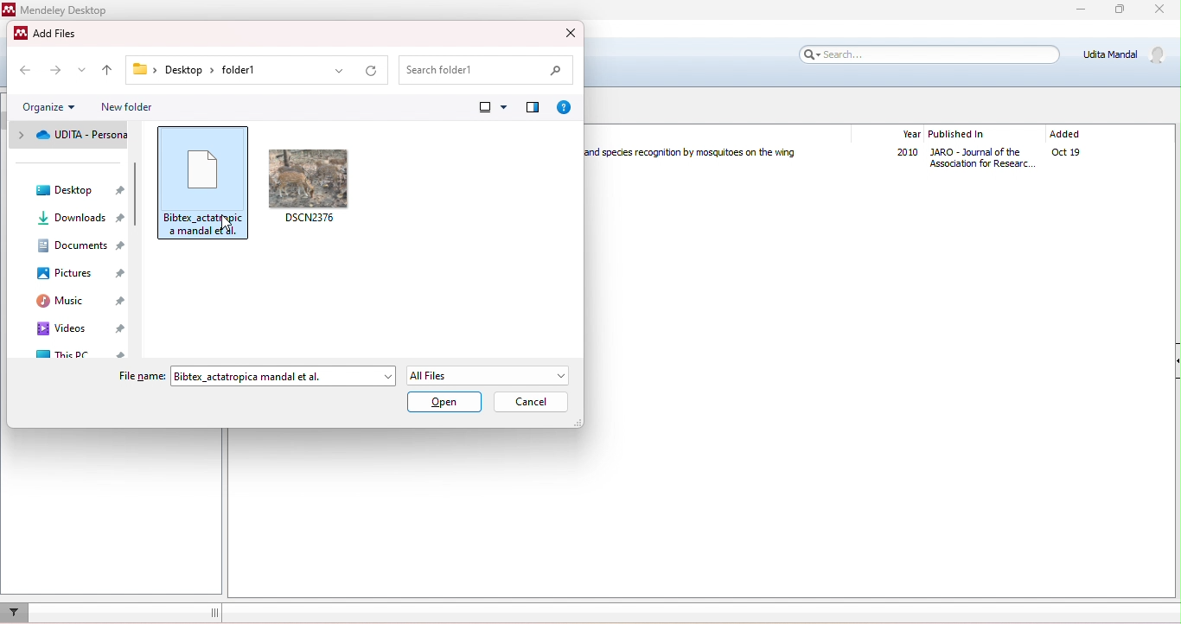 This screenshot has height=624, width=1181. What do you see at coordinates (372, 71) in the screenshot?
I see `refresh` at bounding box center [372, 71].